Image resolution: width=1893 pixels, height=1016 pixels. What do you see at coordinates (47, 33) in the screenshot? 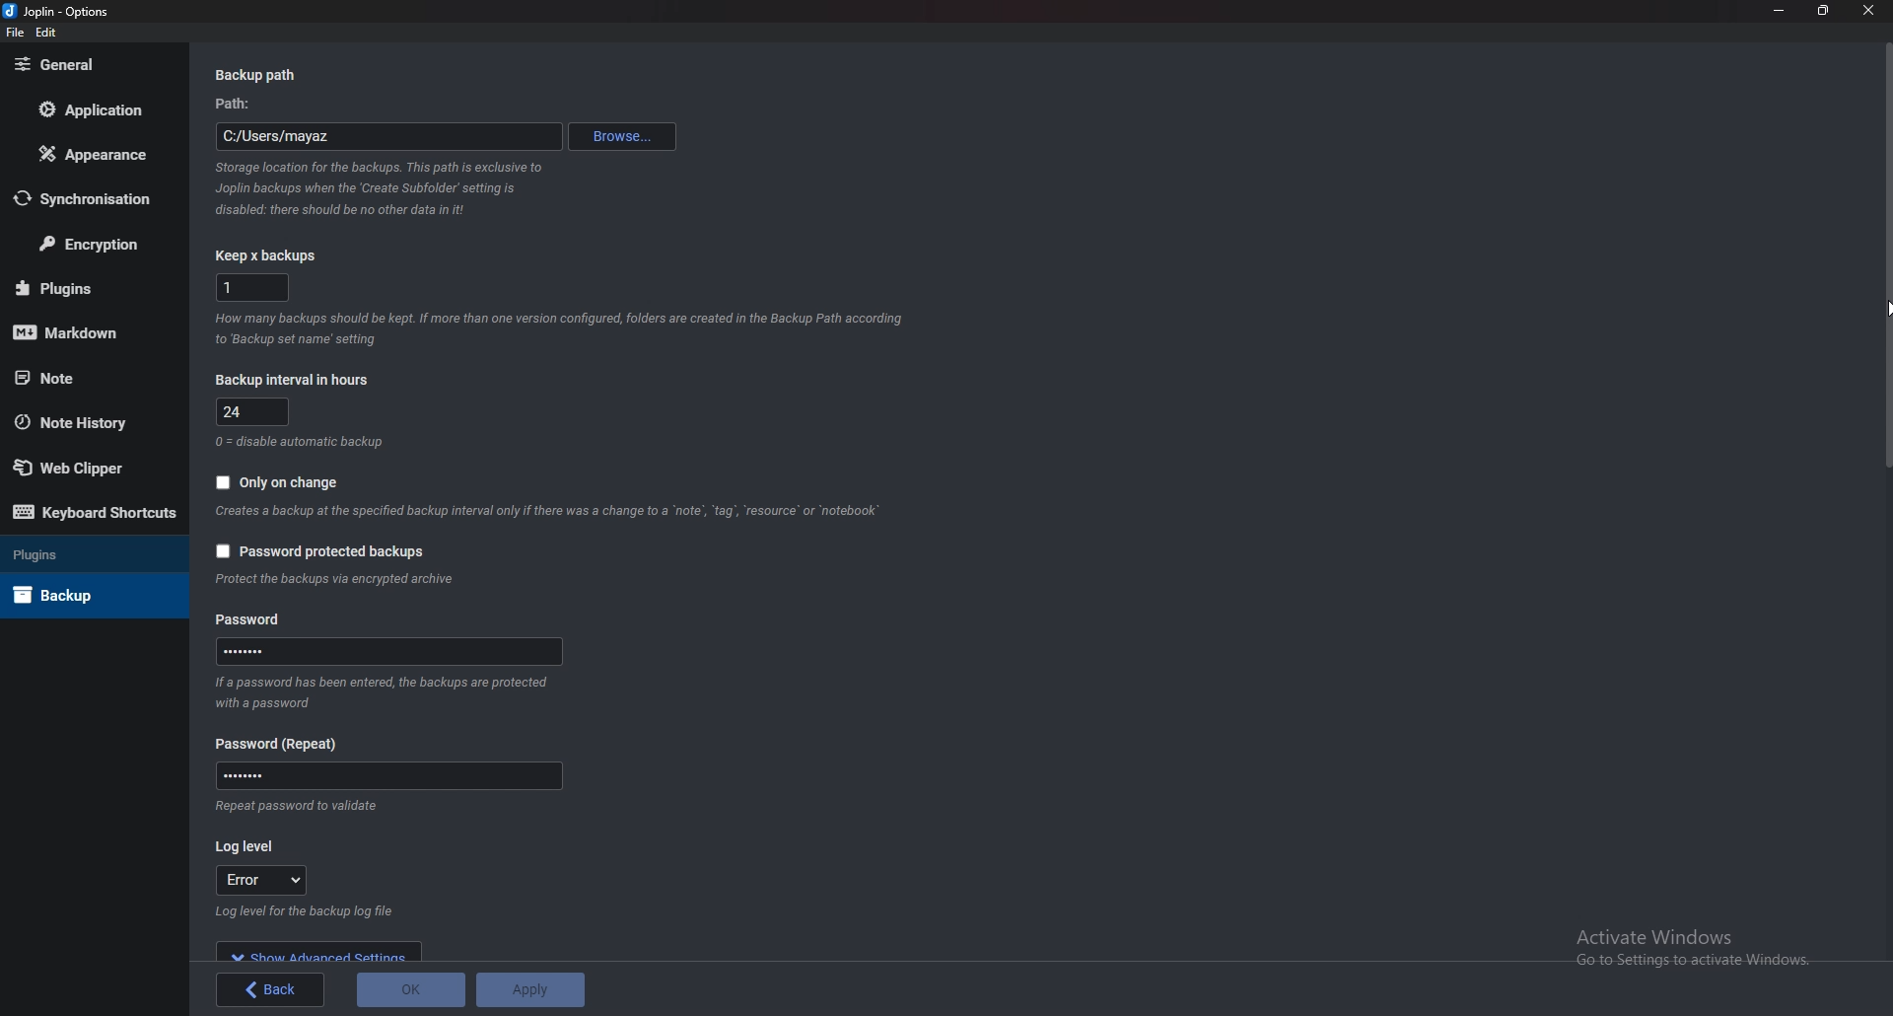
I see `edit` at bounding box center [47, 33].